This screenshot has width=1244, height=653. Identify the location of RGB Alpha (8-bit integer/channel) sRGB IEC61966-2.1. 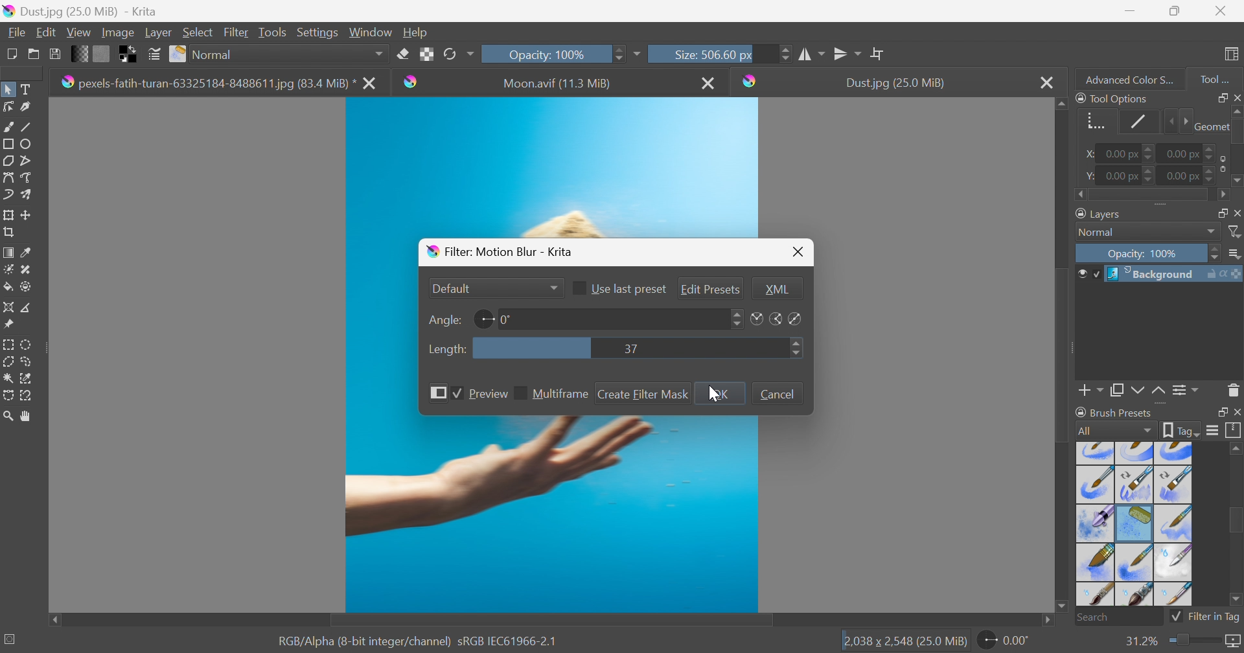
(418, 640).